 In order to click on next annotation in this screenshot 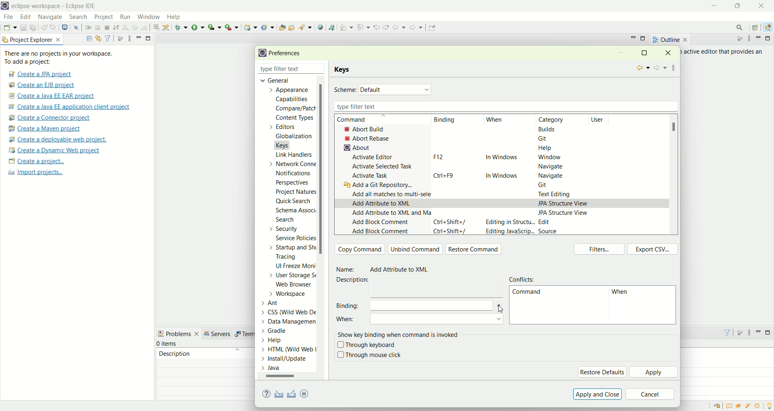, I will do `click(347, 27)`.